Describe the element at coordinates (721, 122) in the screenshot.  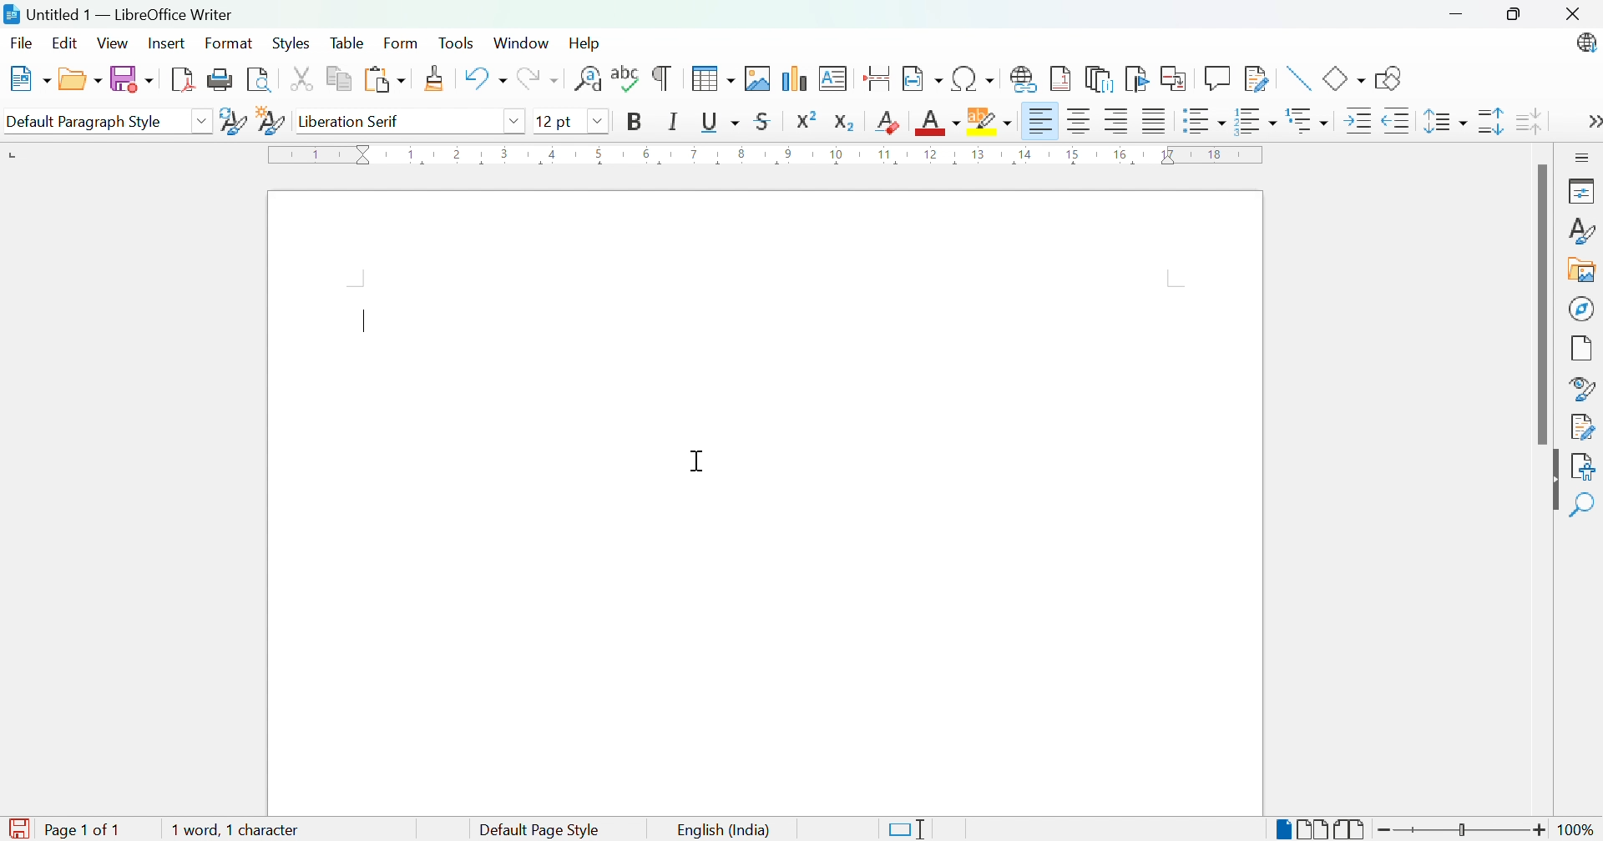
I see `Underline` at that location.